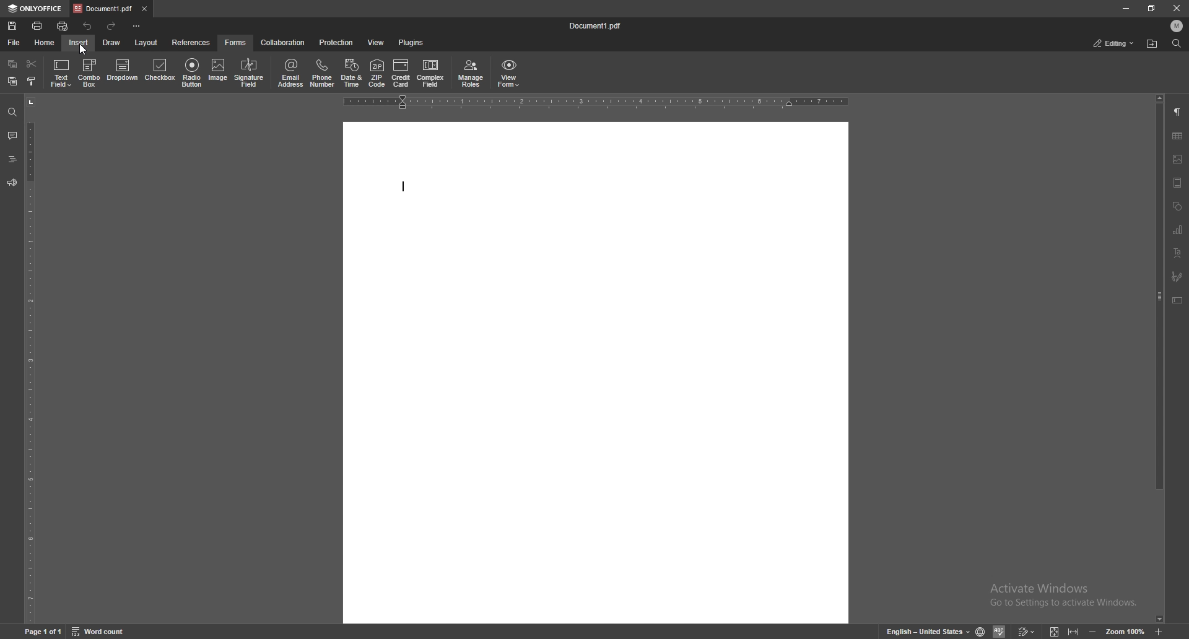 The image size is (1189, 639). I want to click on find, so click(1177, 43).